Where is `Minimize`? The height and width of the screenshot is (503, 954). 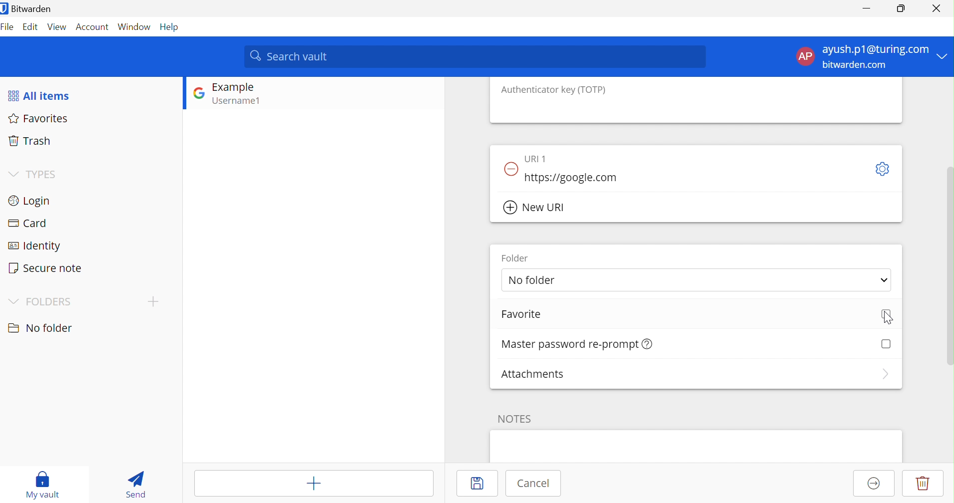 Minimize is located at coordinates (865, 8).